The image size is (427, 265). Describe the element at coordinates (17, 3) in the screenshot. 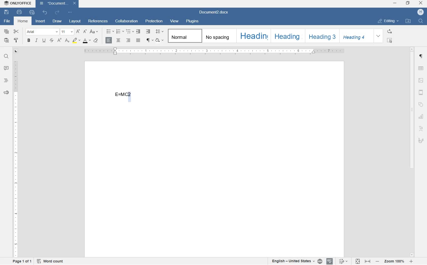

I see `system name` at that location.